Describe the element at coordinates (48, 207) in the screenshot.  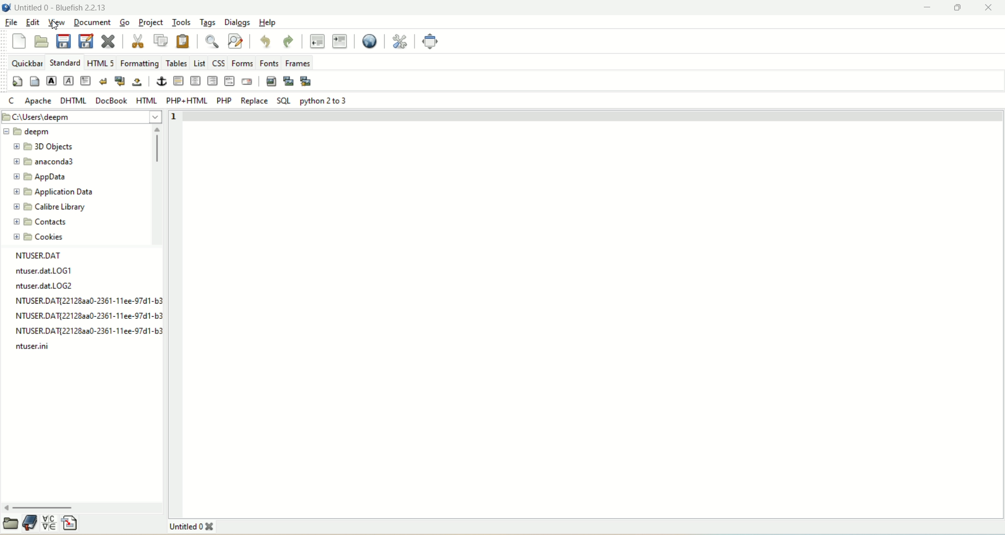
I see `calibre` at that location.